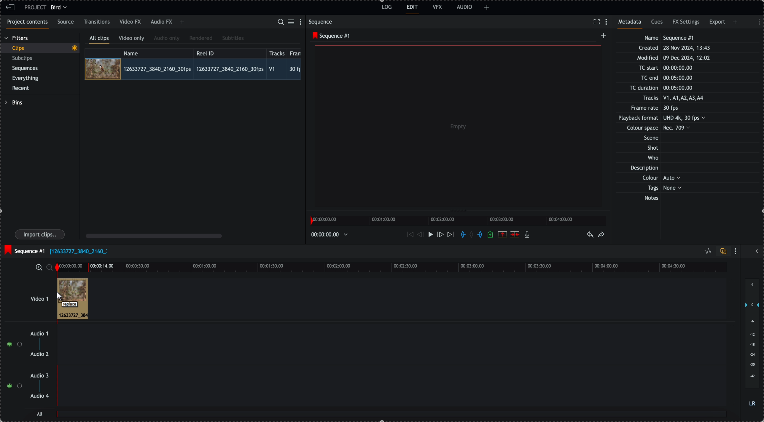 This screenshot has height=422, width=764. What do you see at coordinates (157, 52) in the screenshot?
I see `name` at bounding box center [157, 52].